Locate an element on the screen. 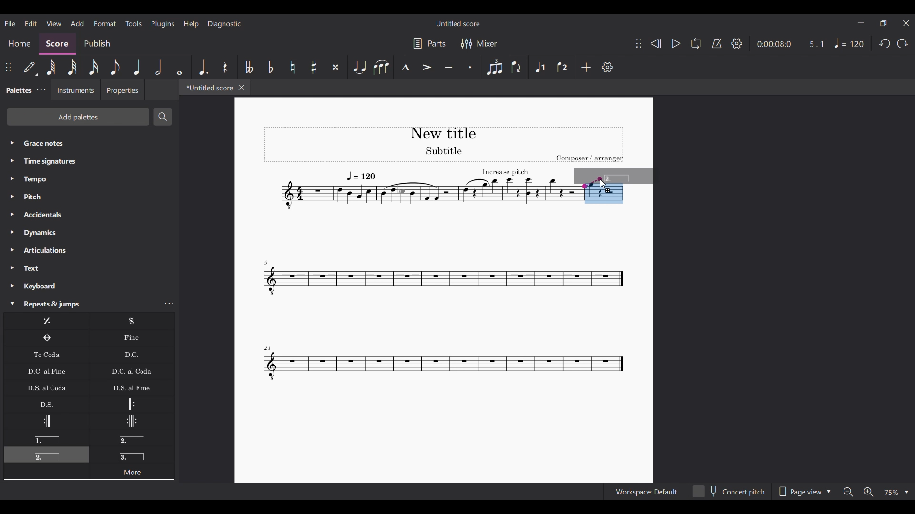  Untitled score is located at coordinates (458, 24).